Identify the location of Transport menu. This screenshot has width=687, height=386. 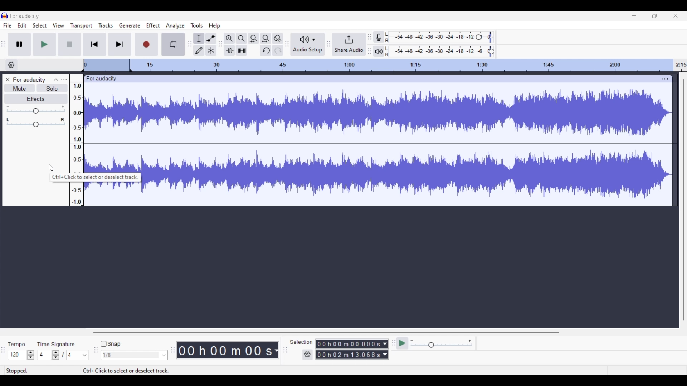
(81, 26).